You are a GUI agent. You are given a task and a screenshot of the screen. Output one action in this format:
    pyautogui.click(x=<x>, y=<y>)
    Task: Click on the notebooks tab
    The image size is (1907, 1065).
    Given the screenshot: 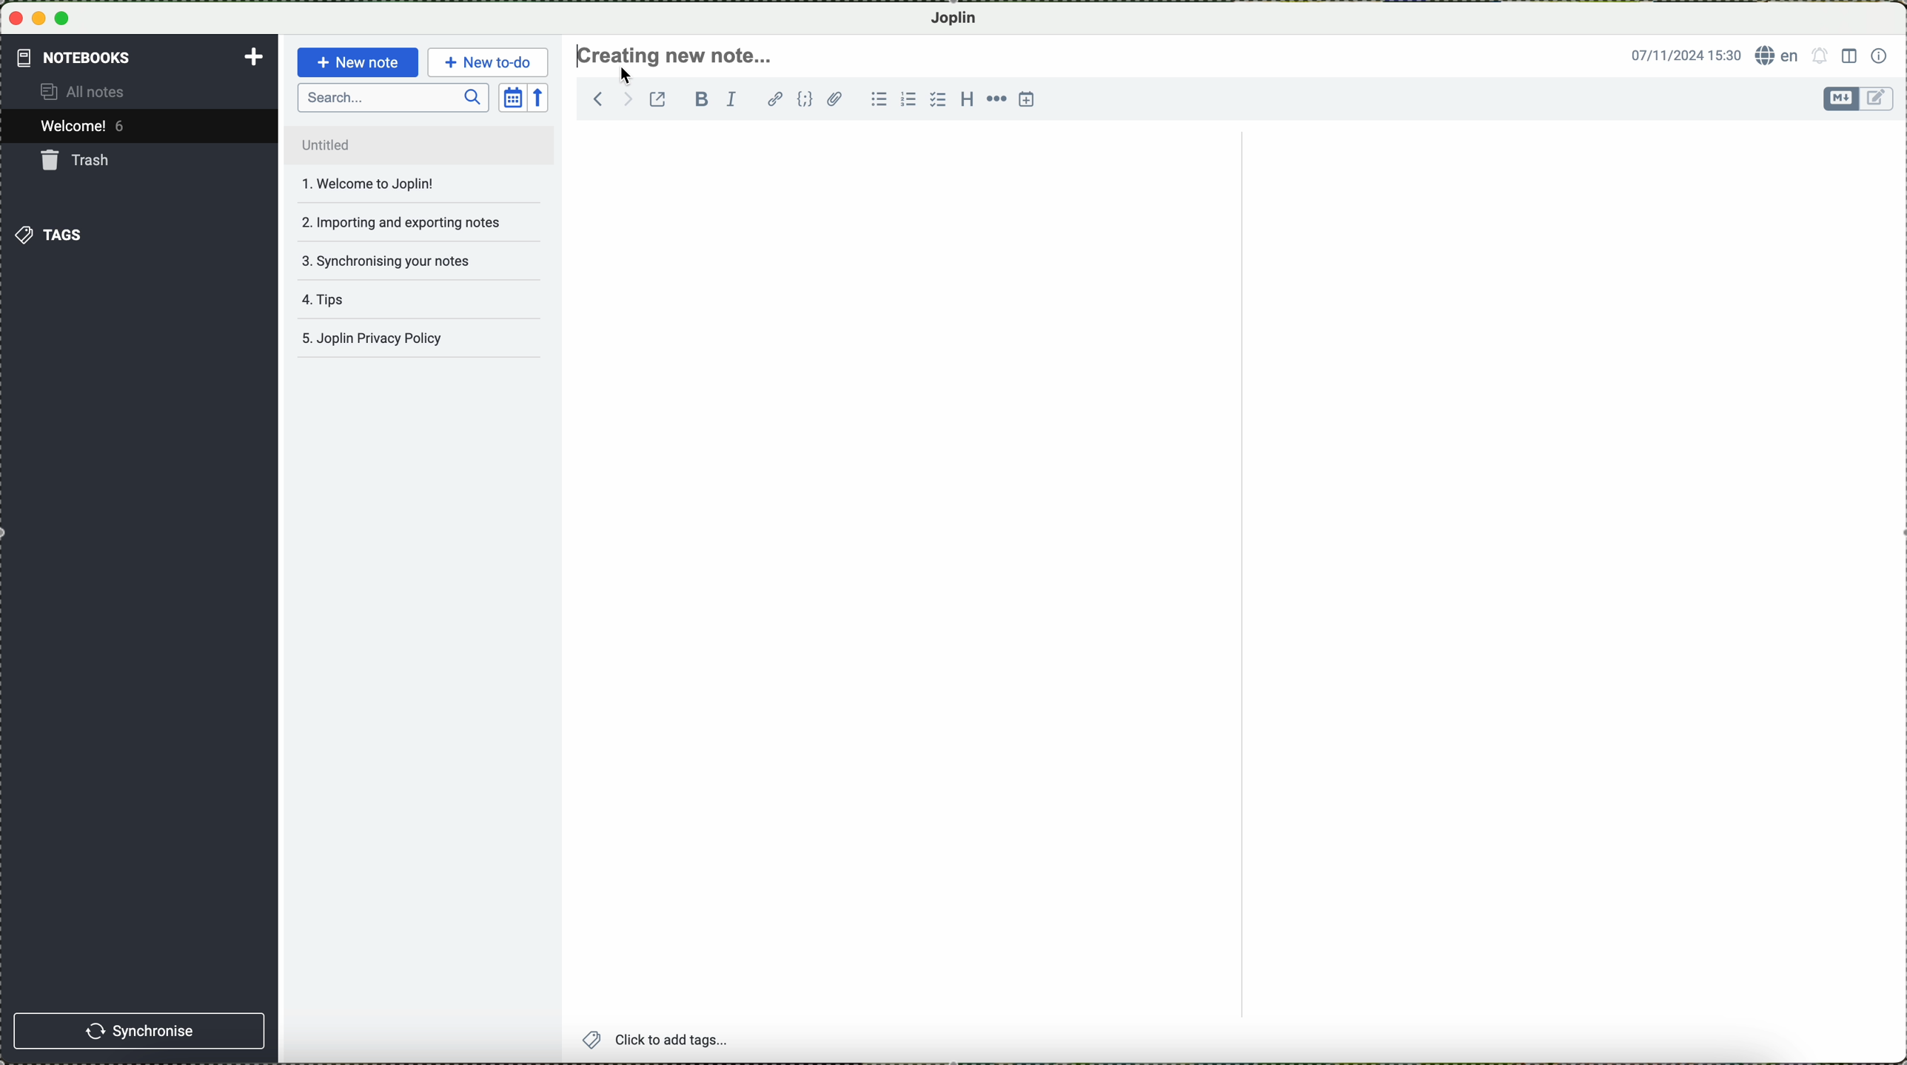 What is the action you would take?
    pyautogui.click(x=141, y=58)
    